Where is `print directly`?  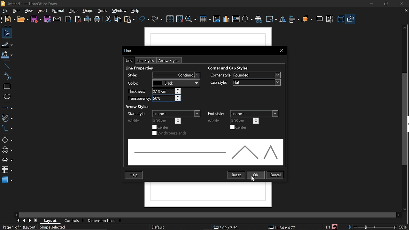
print directly is located at coordinates (87, 19).